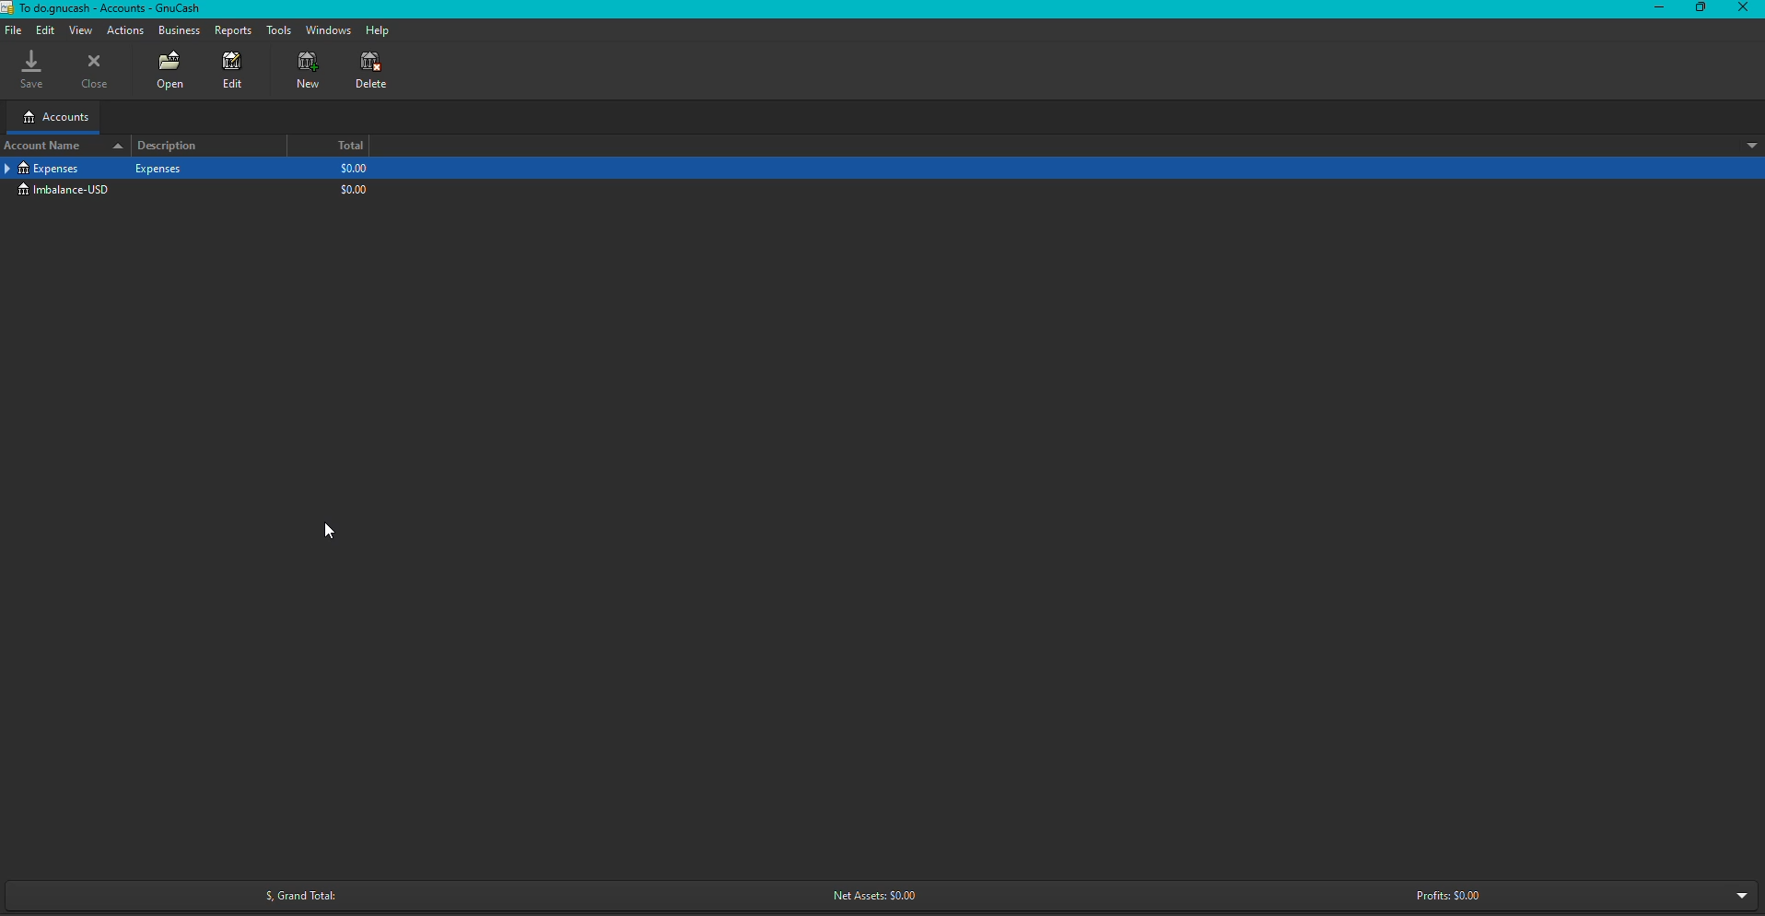  I want to click on Account name, so click(45, 146).